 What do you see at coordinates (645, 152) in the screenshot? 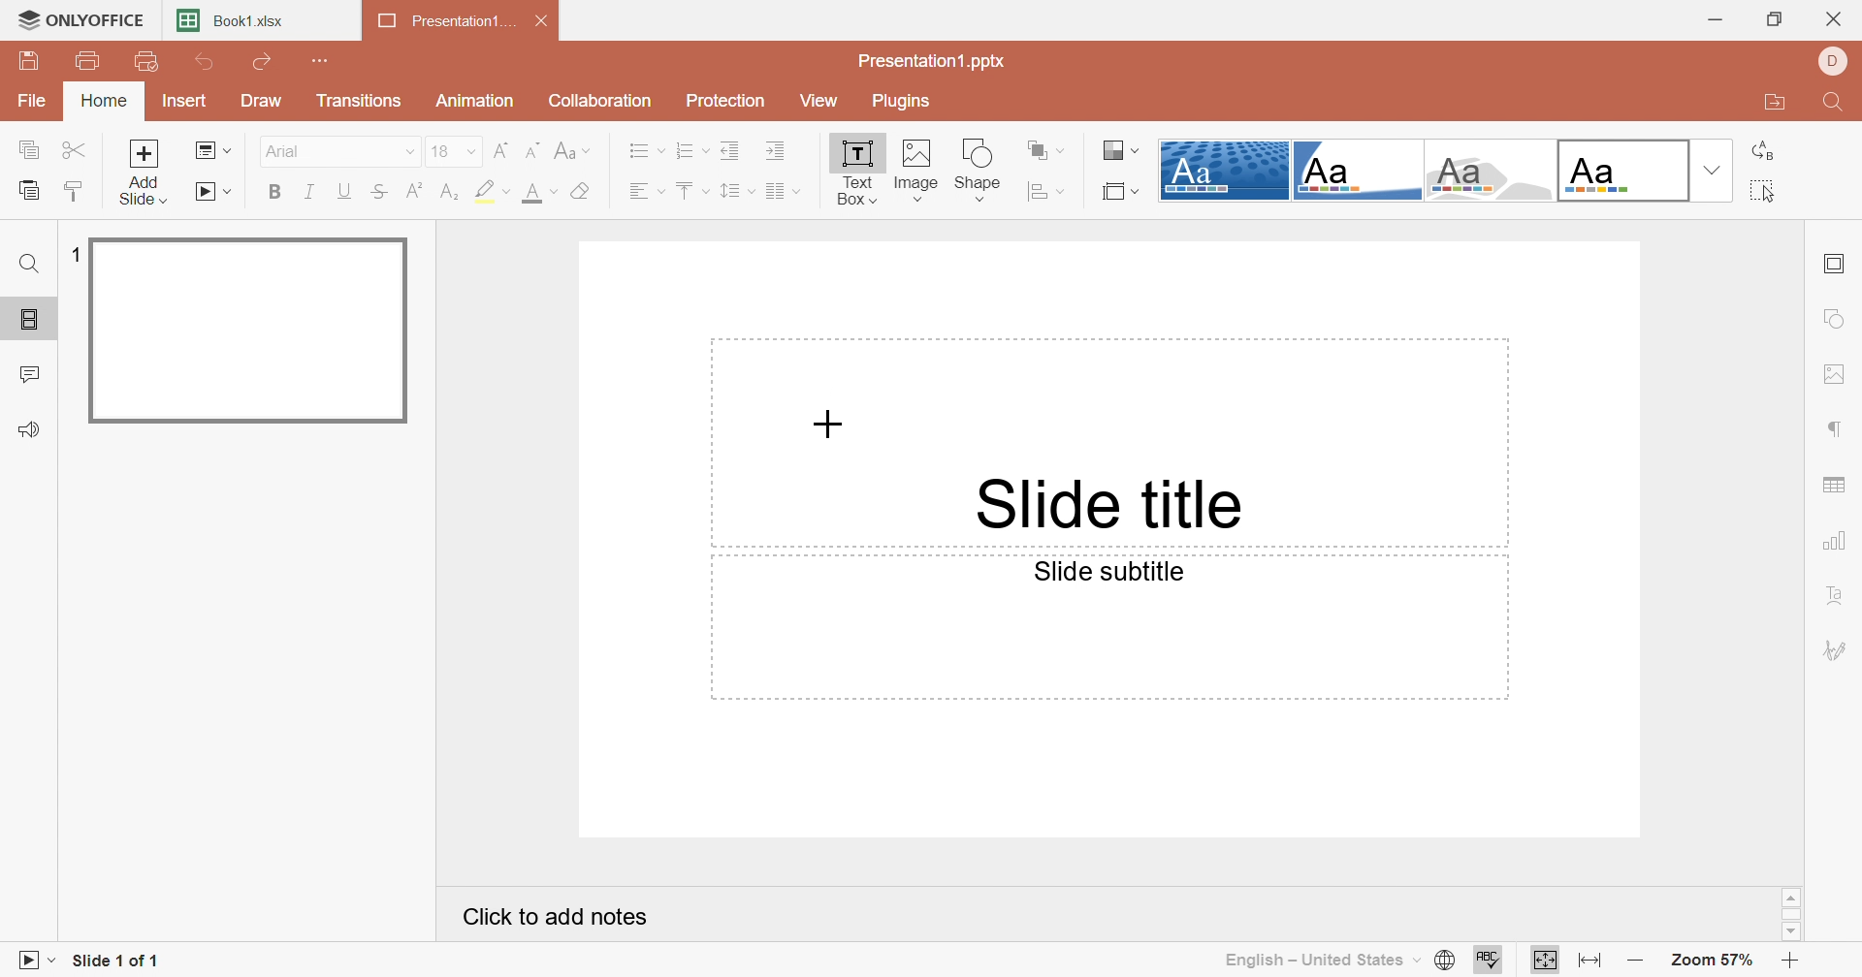
I see `Bullets` at bounding box center [645, 152].